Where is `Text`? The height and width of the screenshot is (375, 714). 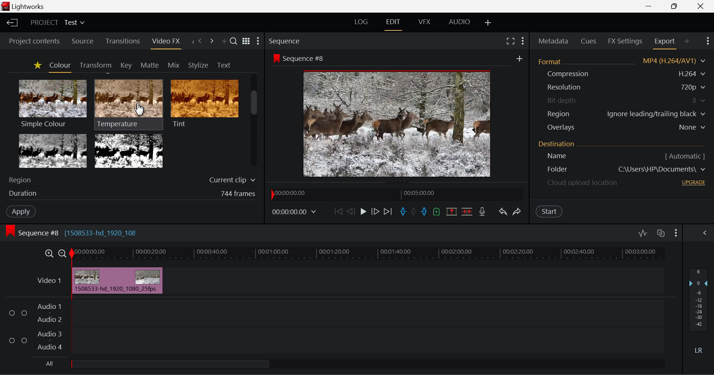
Text is located at coordinates (222, 65).